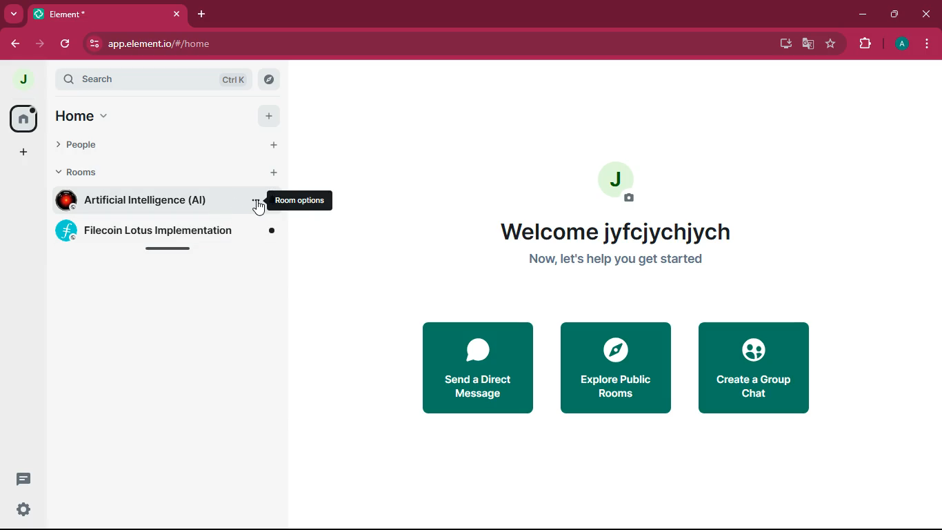  Describe the element at coordinates (276, 173) in the screenshot. I see `add rooms` at that location.